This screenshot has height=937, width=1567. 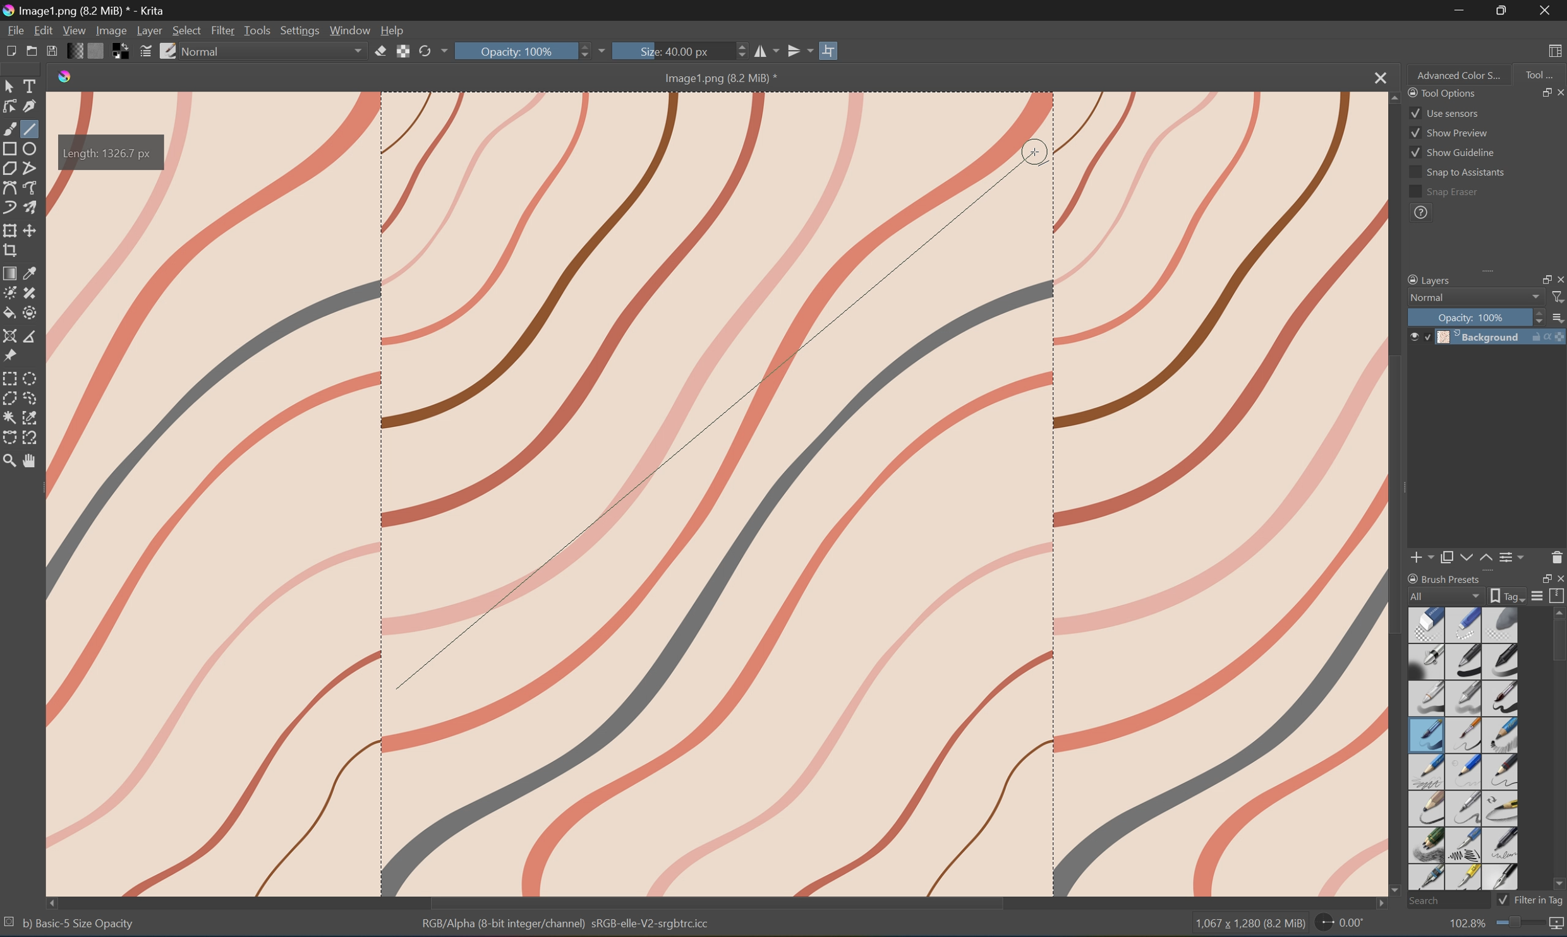 What do you see at coordinates (1444, 576) in the screenshot?
I see `Brush Preset` at bounding box center [1444, 576].